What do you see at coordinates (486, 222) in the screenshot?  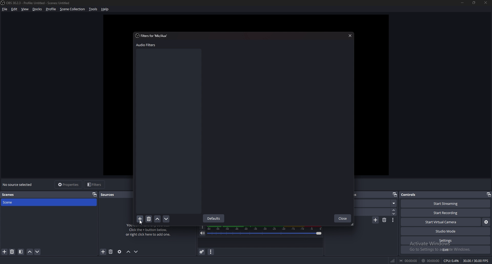 I see `virtual camera settings` at bounding box center [486, 222].